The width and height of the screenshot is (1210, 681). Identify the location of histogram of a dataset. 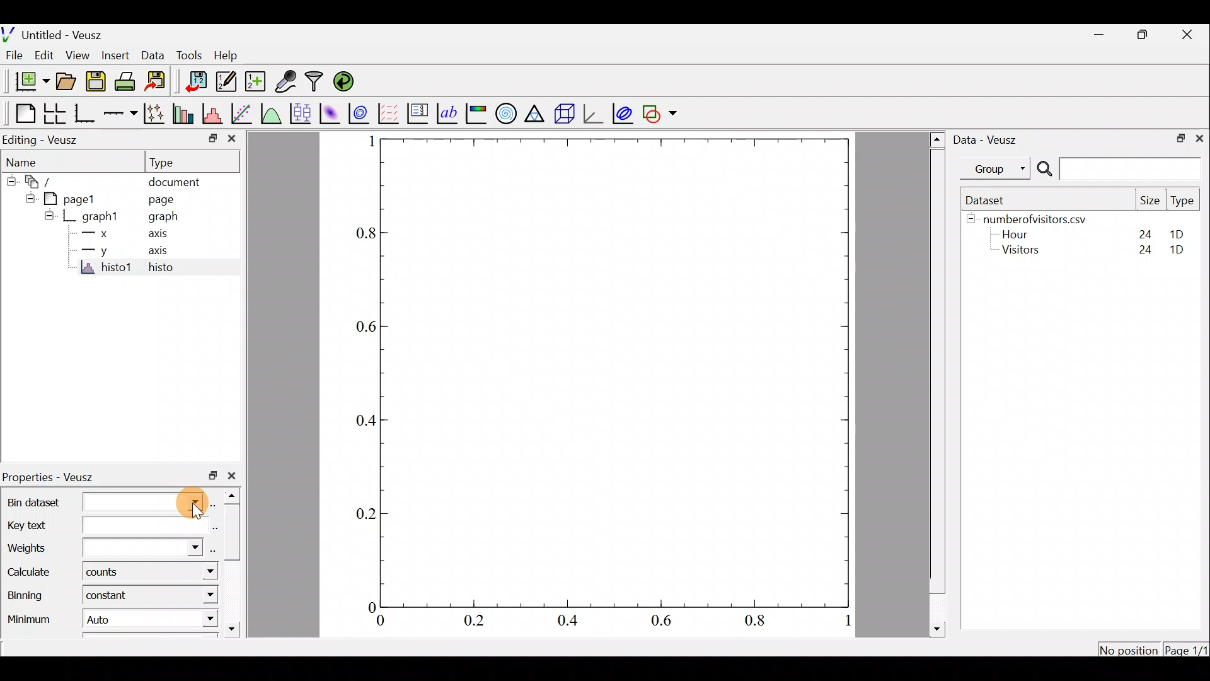
(213, 110).